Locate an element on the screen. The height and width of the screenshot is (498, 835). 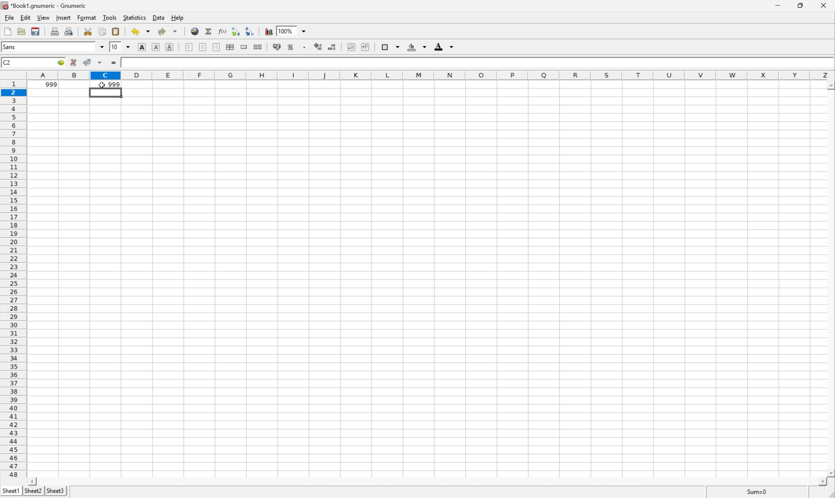
accept changes across selections is located at coordinates (93, 62).